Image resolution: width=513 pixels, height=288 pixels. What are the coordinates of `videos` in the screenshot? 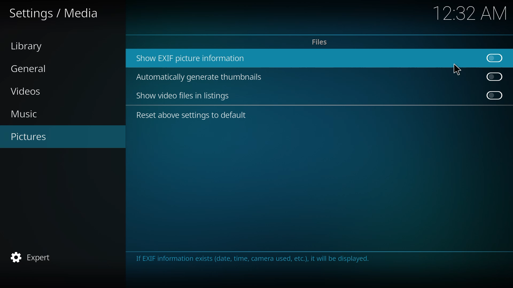 It's located at (28, 90).